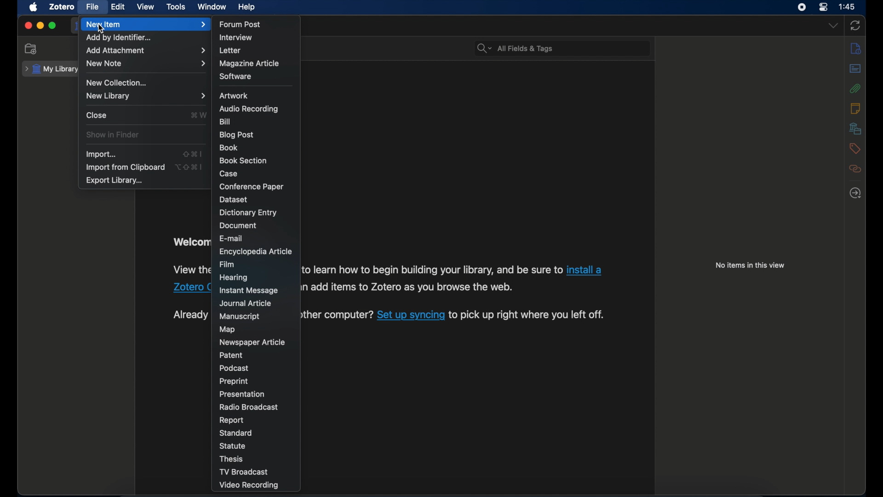 This screenshot has width=883, height=497. What do you see at coordinates (248, 407) in the screenshot?
I see `radio broadcast` at bounding box center [248, 407].